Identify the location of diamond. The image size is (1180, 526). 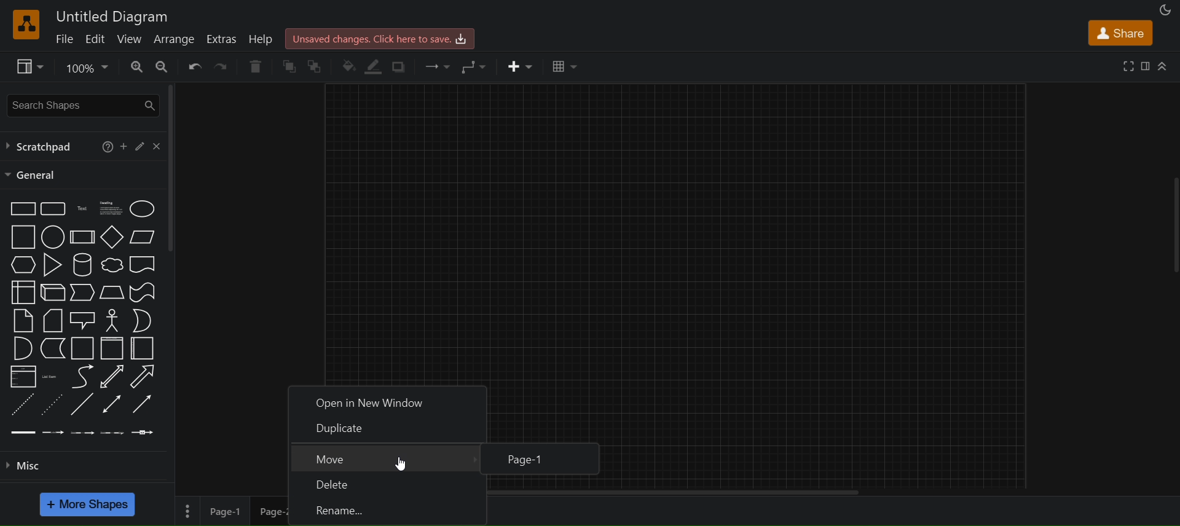
(112, 237).